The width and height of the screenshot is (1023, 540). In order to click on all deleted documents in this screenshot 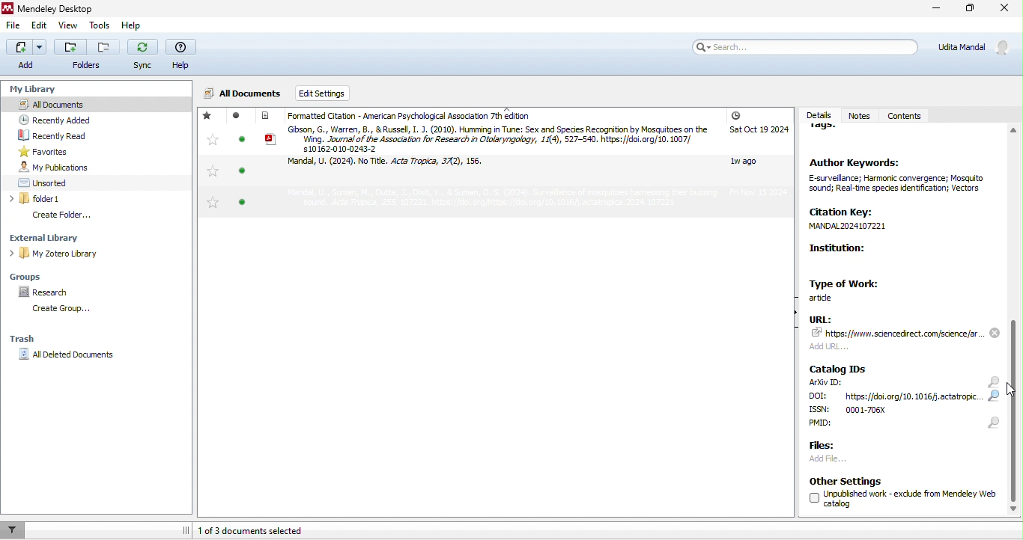, I will do `click(75, 357)`.